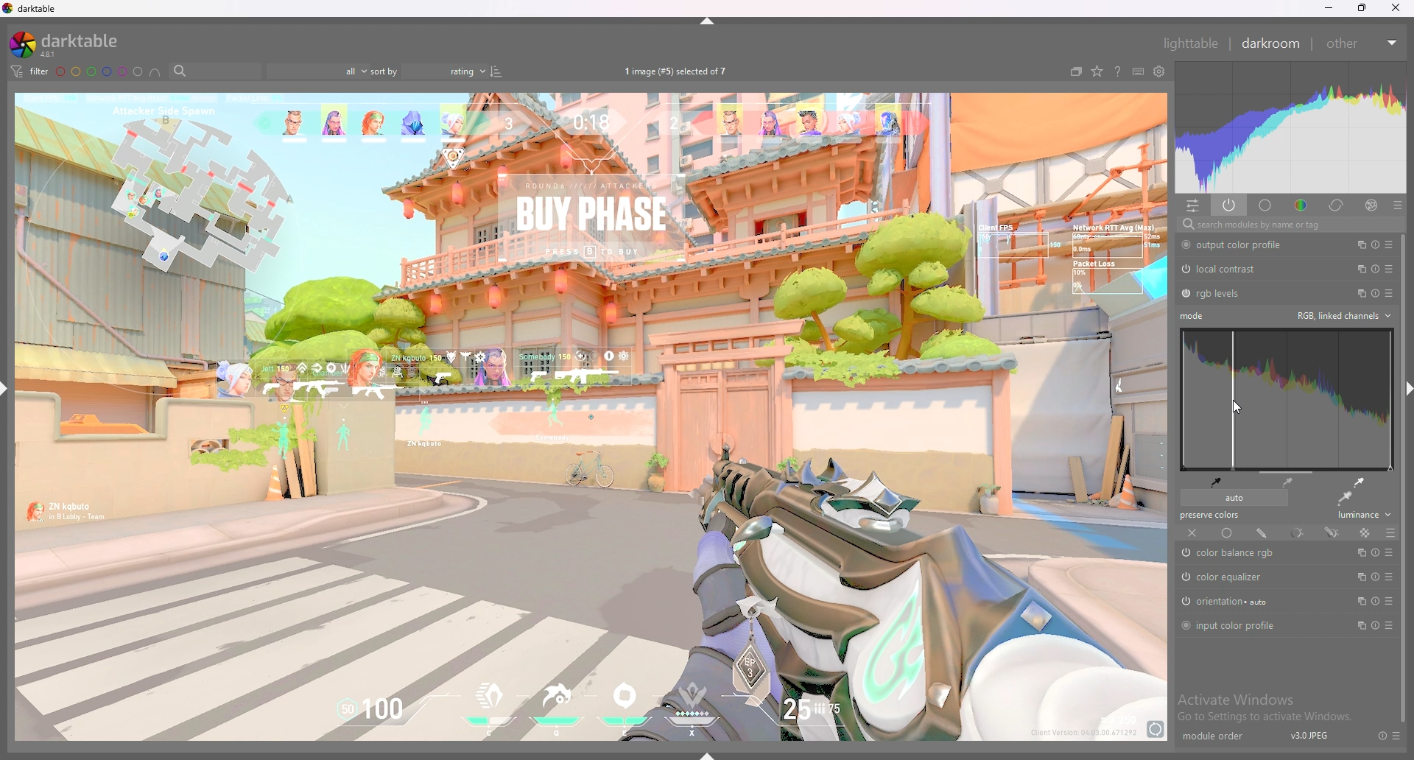 The height and width of the screenshot is (760, 1414). What do you see at coordinates (1392, 532) in the screenshot?
I see `blending options` at bounding box center [1392, 532].